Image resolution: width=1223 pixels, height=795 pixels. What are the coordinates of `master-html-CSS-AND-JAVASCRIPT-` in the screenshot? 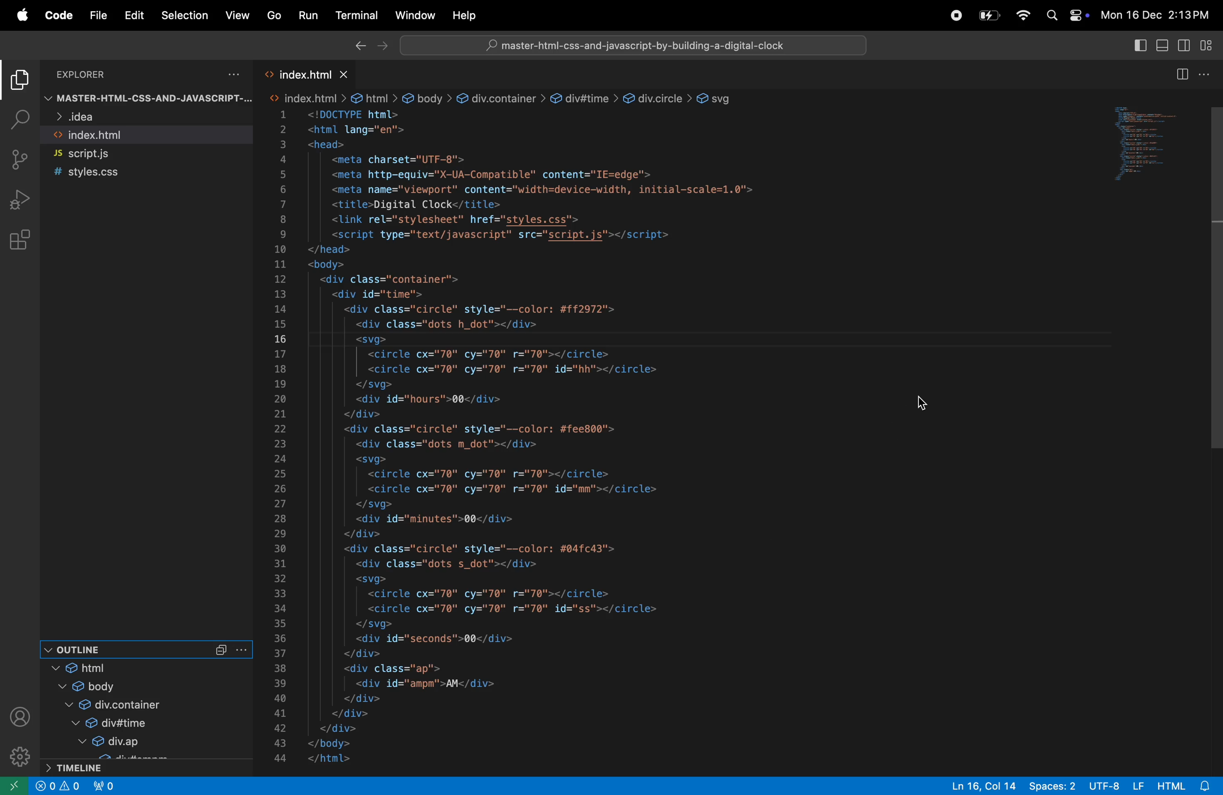 It's located at (150, 100).